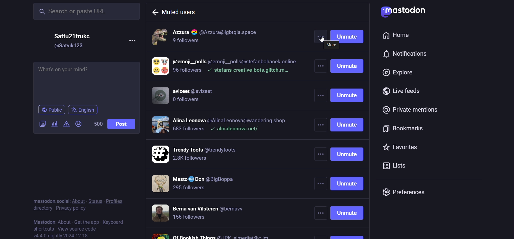 This screenshot has height=239, width=514. What do you see at coordinates (123, 125) in the screenshot?
I see `post` at bounding box center [123, 125].